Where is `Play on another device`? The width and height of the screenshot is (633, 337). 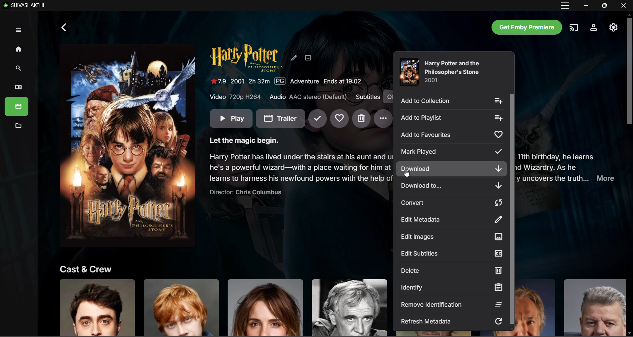
Play on another device is located at coordinates (575, 27).